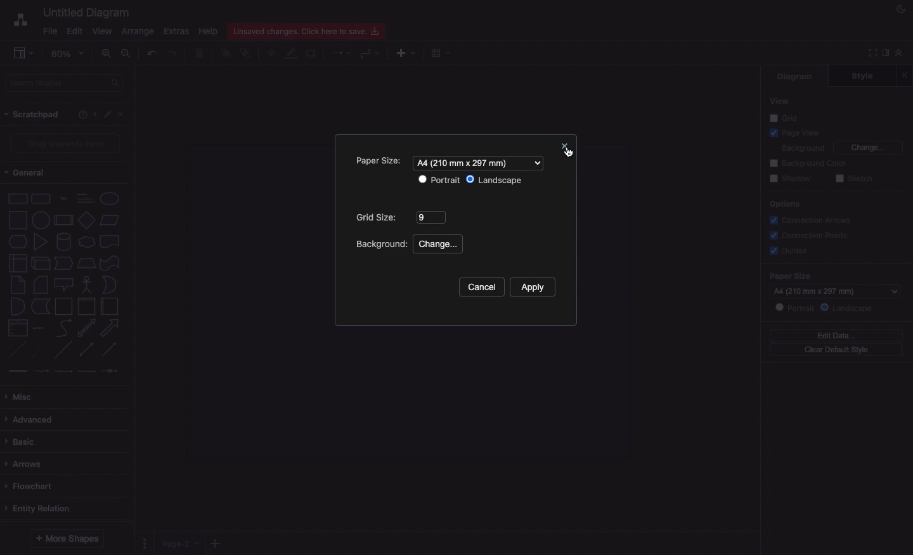 The height and width of the screenshot is (555, 913). What do you see at coordinates (84, 12) in the screenshot?
I see `Untitled` at bounding box center [84, 12].